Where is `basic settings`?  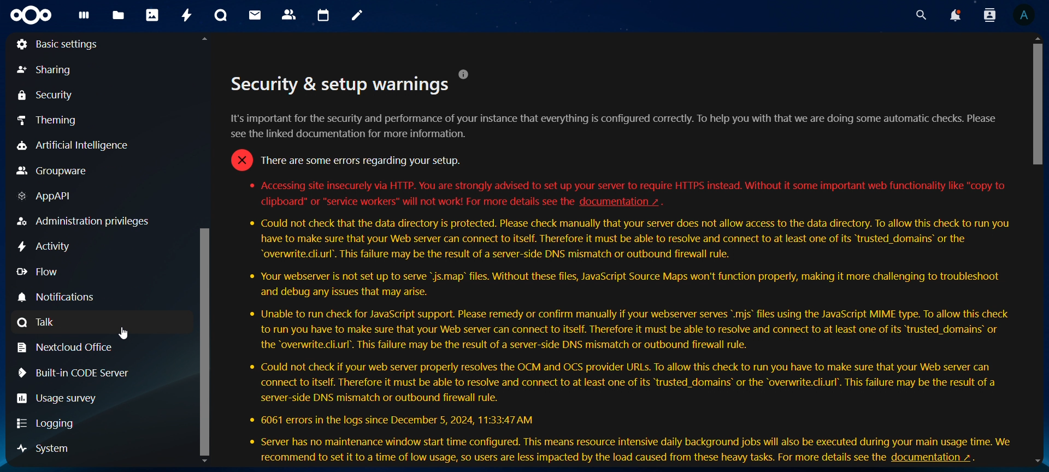 basic settings is located at coordinates (57, 46).